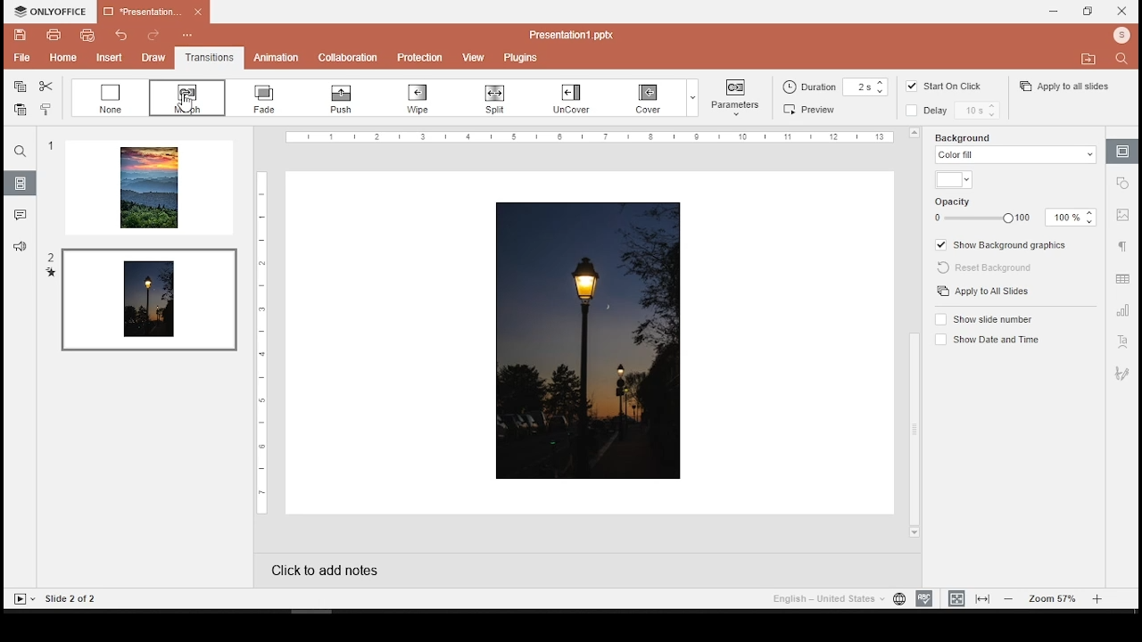 The width and height of the screenshot is (1142, 642). Describe the element at coordinates (1123, 311) in the screenshot. I see `chart settings` at that location.